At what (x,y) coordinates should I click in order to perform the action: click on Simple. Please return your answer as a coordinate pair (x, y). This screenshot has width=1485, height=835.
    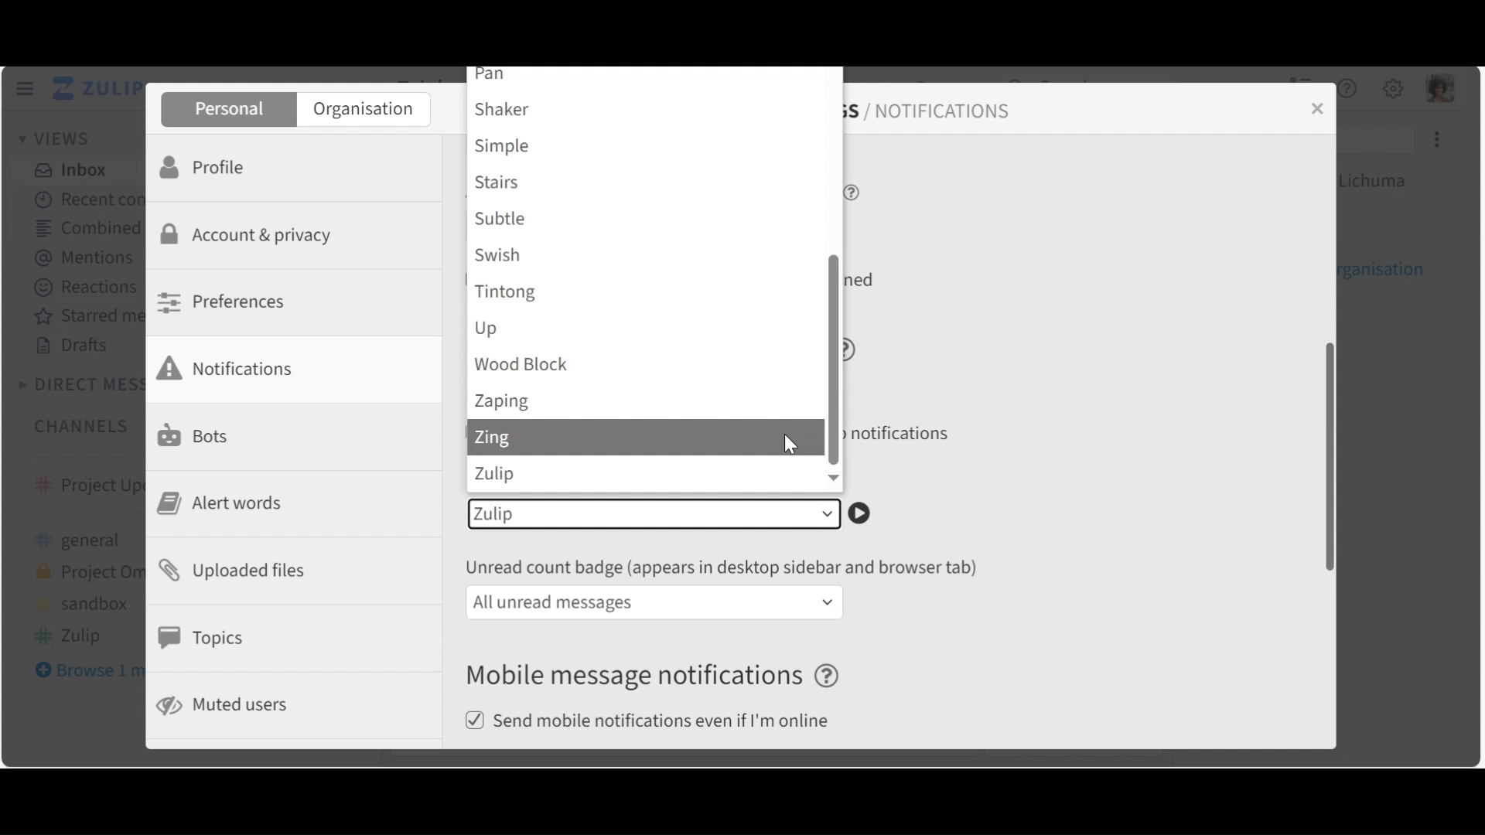
    Looking at the image, I should click on (647, 148).